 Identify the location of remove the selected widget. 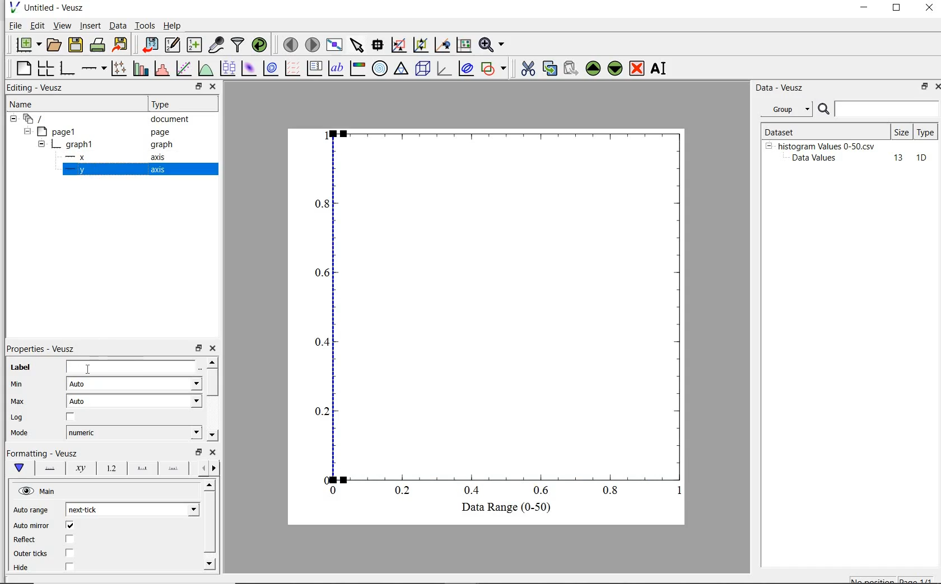
(636, 69).